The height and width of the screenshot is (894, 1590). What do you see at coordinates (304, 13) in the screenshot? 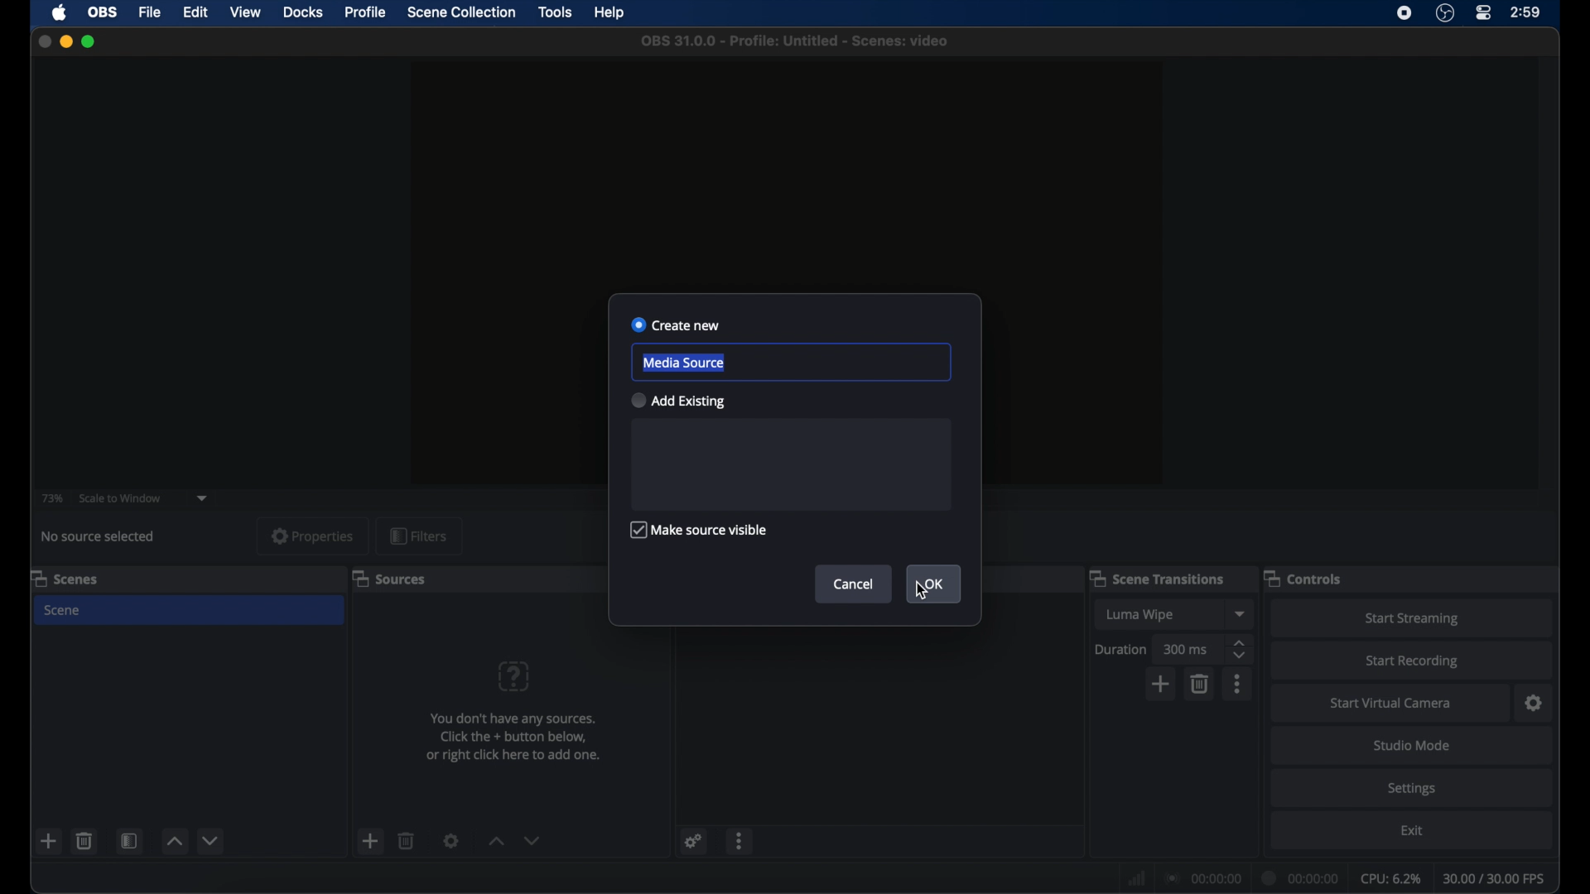
I see `docks` at bounding box center [304, 13].